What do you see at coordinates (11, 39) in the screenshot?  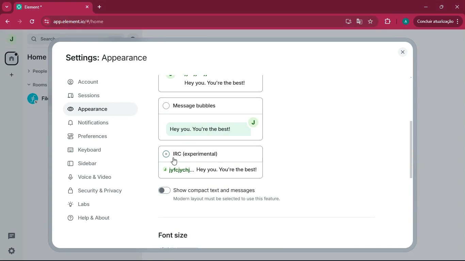 I see `profile picture` at bounding box center [11, 39].